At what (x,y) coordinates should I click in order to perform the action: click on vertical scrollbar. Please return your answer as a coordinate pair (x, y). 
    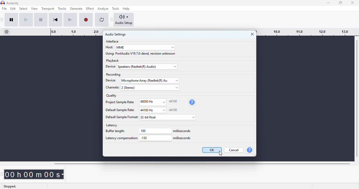
    Looking at the image, I should click on (357, 98).